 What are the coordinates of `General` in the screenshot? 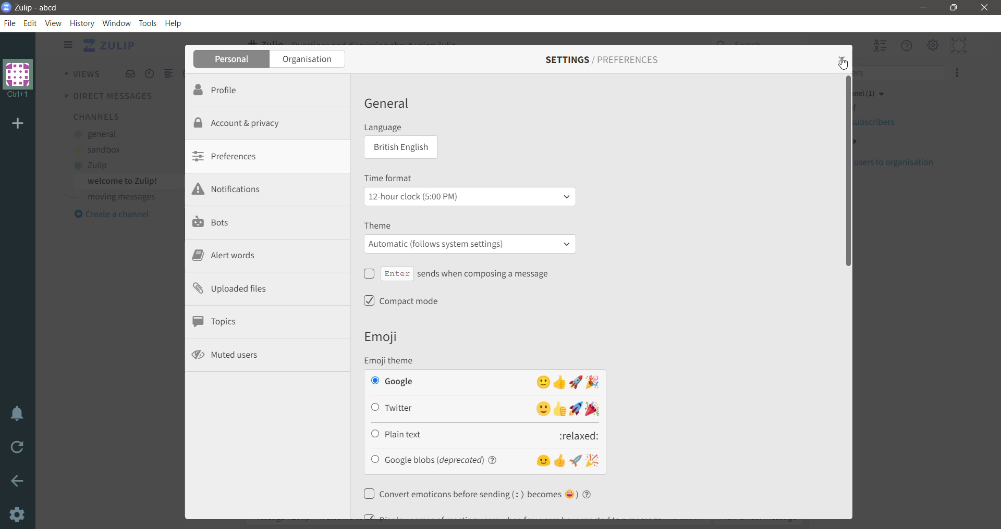 It's located at (393, 105).